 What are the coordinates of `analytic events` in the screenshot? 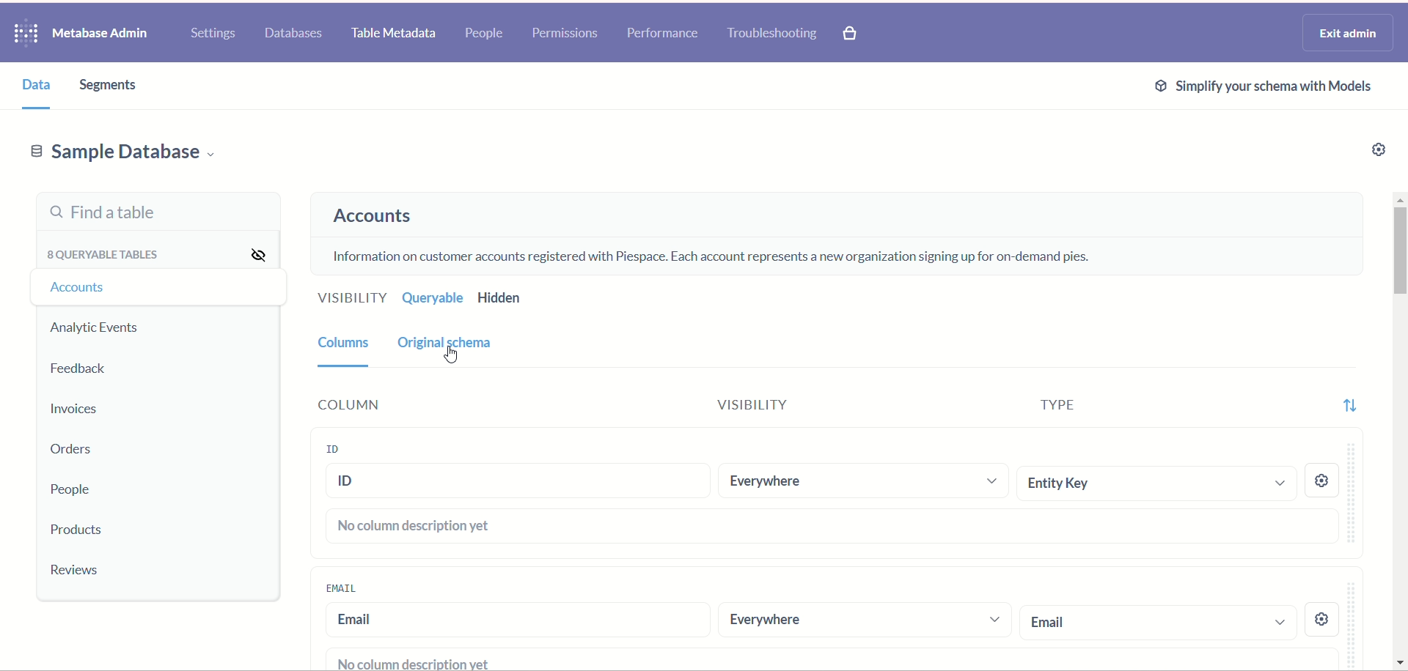 It's located at (95, 327).